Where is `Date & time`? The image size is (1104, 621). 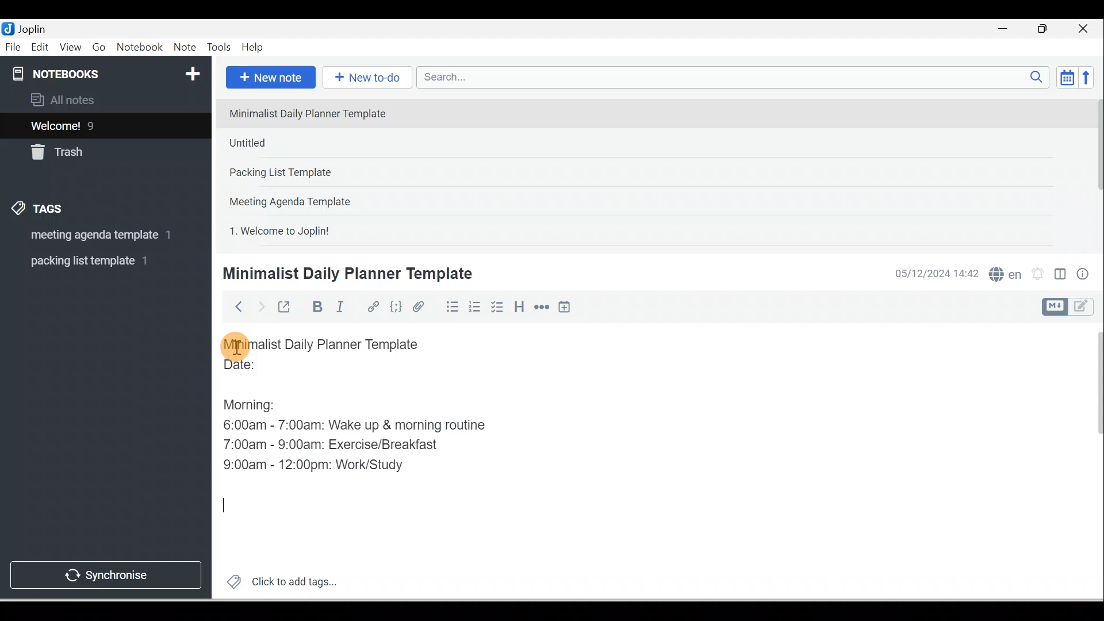
Date & time is located at coordinates (934, 274).